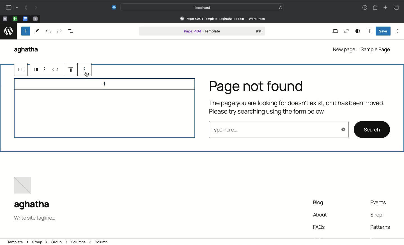 This screenshot has width=404, height=245. Describe the element at coordinates (33, 204) in the screenshot. I see `Name` at that location.